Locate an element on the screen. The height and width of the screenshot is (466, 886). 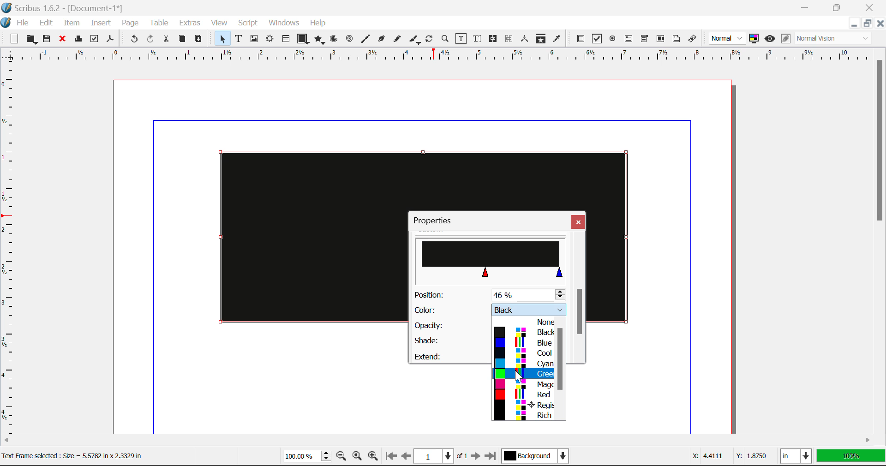
Discard is located at coordinates (62, 40).